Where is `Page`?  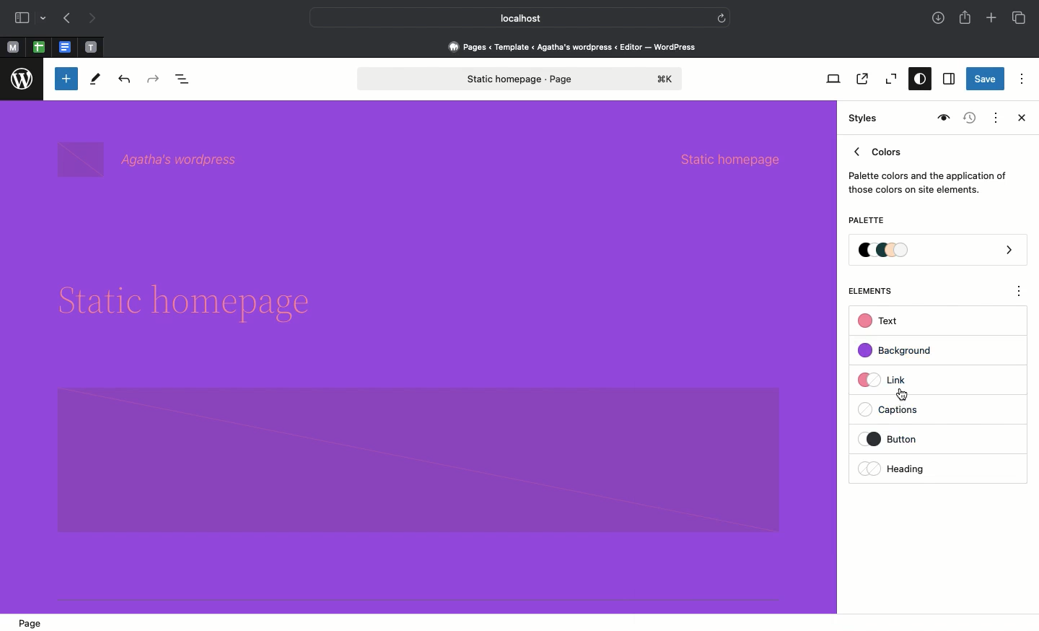 Page is located at coordinates (520, 79).